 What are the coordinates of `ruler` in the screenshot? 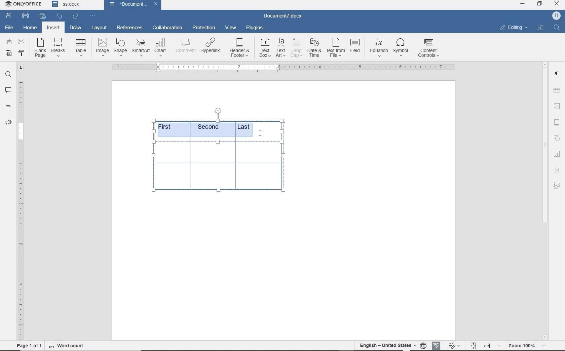 It's located at (282, 68).